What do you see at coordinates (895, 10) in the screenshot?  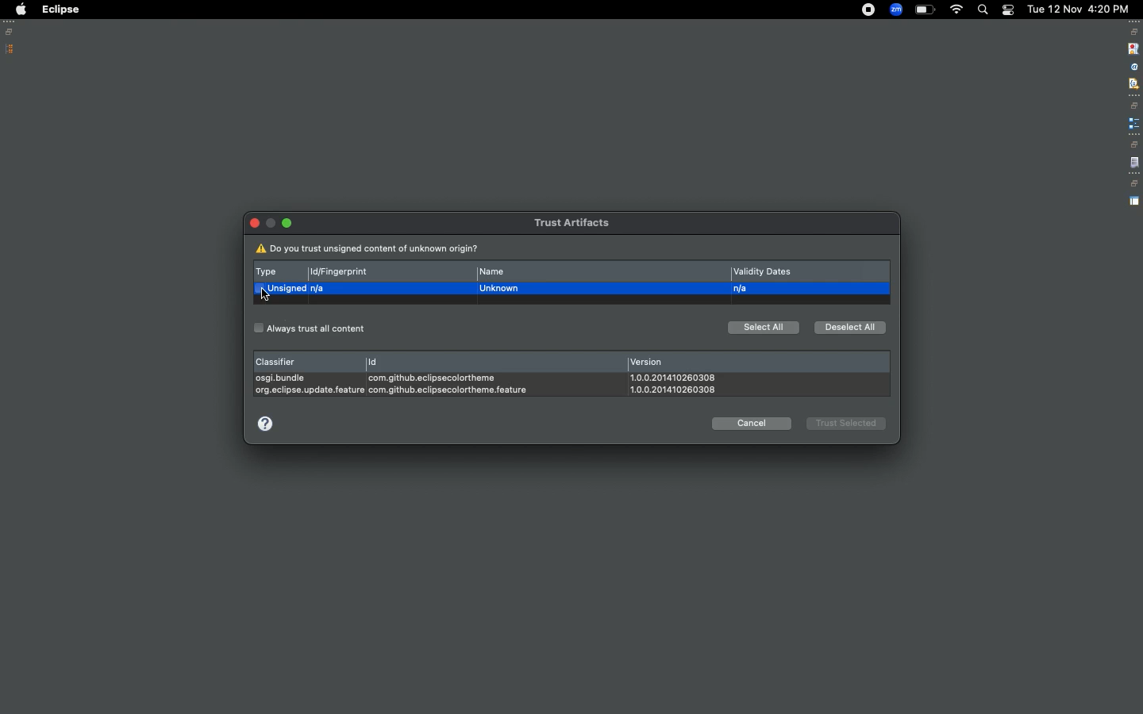 I see `Zoom` at bounding box center [895, 10].